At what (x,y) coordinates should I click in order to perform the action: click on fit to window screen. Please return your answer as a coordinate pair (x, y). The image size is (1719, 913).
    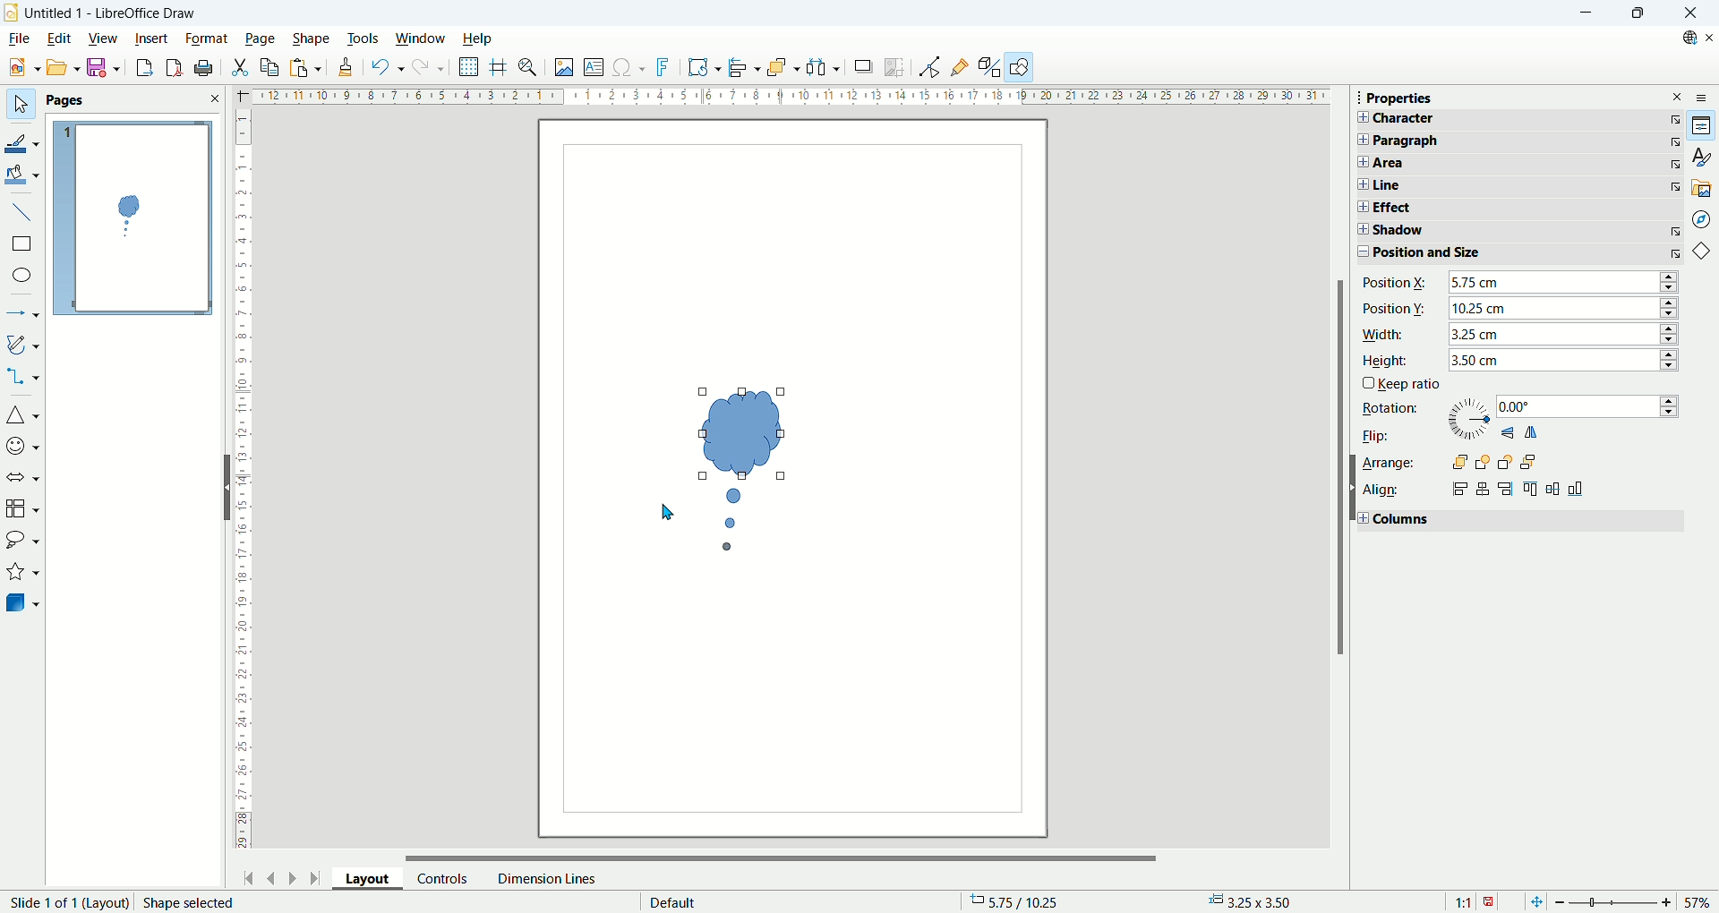
    Looking at the image, I should click on (1535, 900).